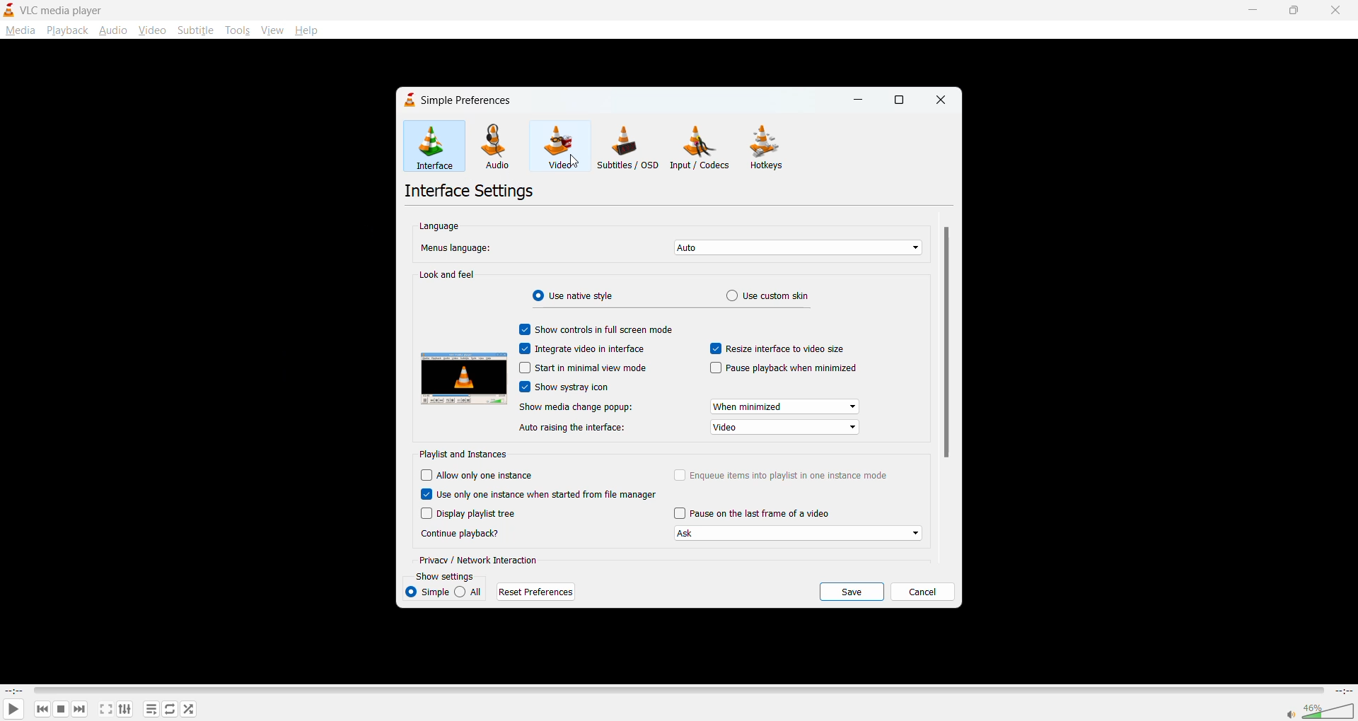 The width and height of the screenshot is (1358, 721). I want to click on interface settings, so click(472, 189).